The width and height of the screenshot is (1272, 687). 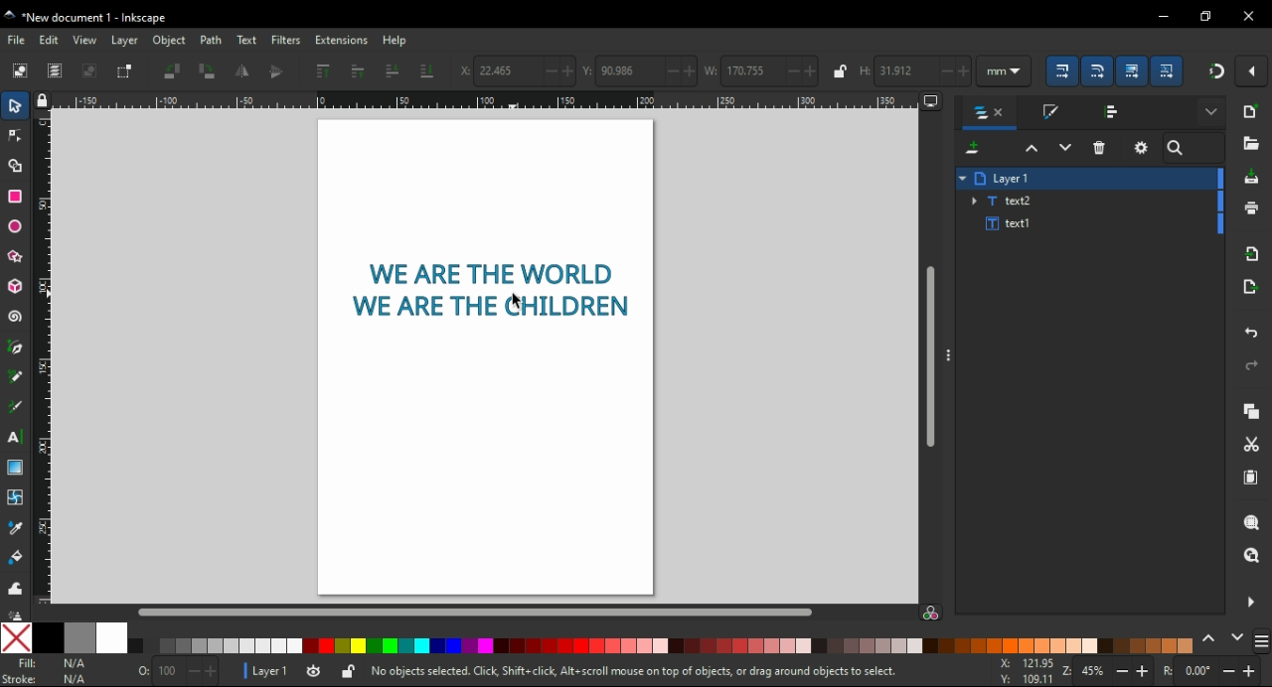 What do you see at coordinates (125, 41) in the screenshot?
I see `layer` at bounding box center [125, 41].